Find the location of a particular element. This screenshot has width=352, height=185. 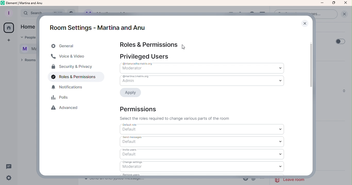

Polls is located at coordinates (61, 98).